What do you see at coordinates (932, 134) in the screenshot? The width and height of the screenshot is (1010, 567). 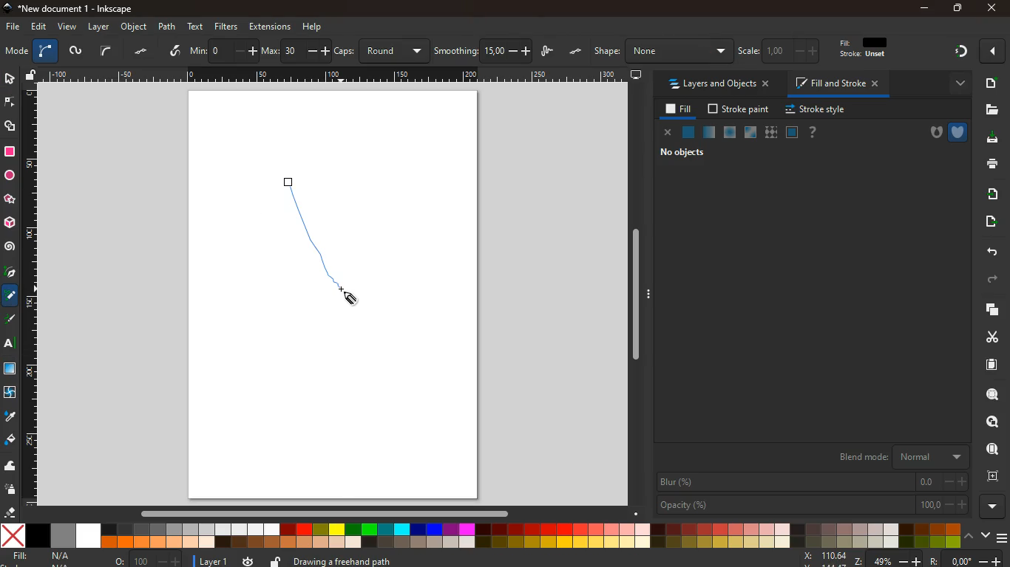 I see `hole` at bounding box center [932, 134].